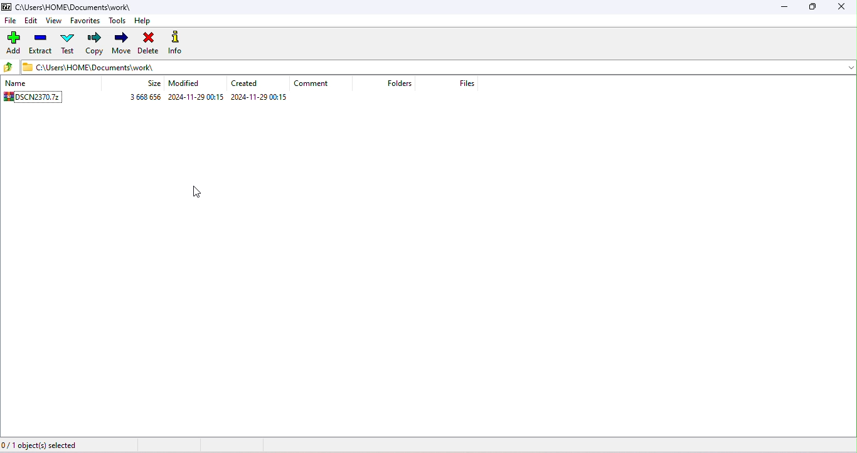 The image size is (857, 453). Describe the element at coordinates (13, 43) in the screenshot. I see `add` at that location.